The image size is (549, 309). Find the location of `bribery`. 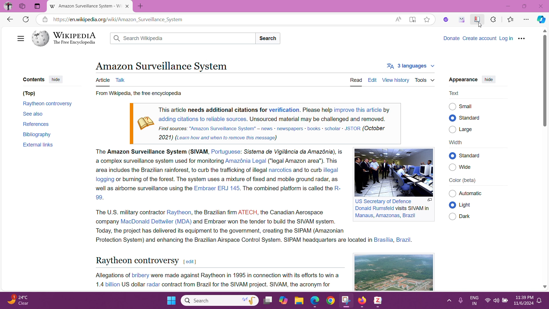

bribery is located at coordinates (141, 275).